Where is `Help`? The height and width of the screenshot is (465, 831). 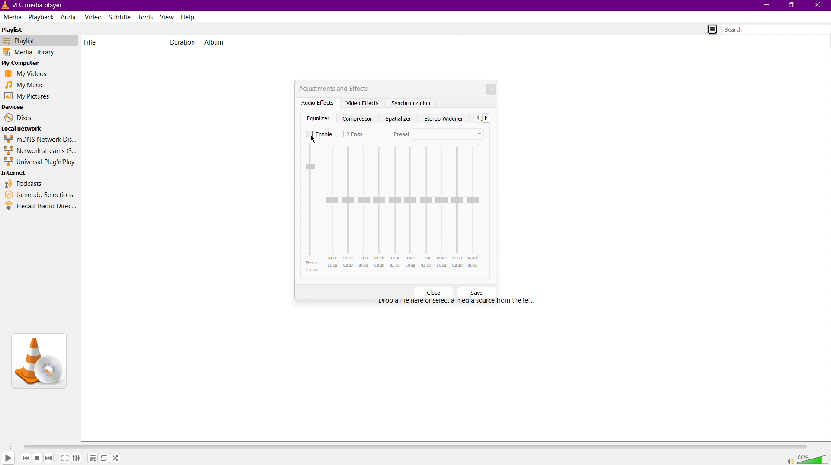 Help is located at coordinates (189, 16).